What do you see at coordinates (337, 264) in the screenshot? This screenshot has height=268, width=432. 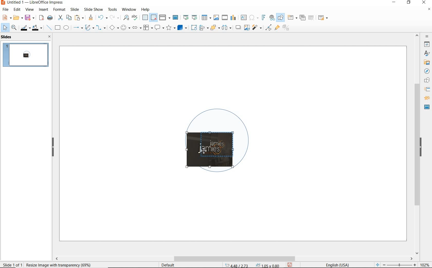 I see `Text language` at bounding box center [337, 264].